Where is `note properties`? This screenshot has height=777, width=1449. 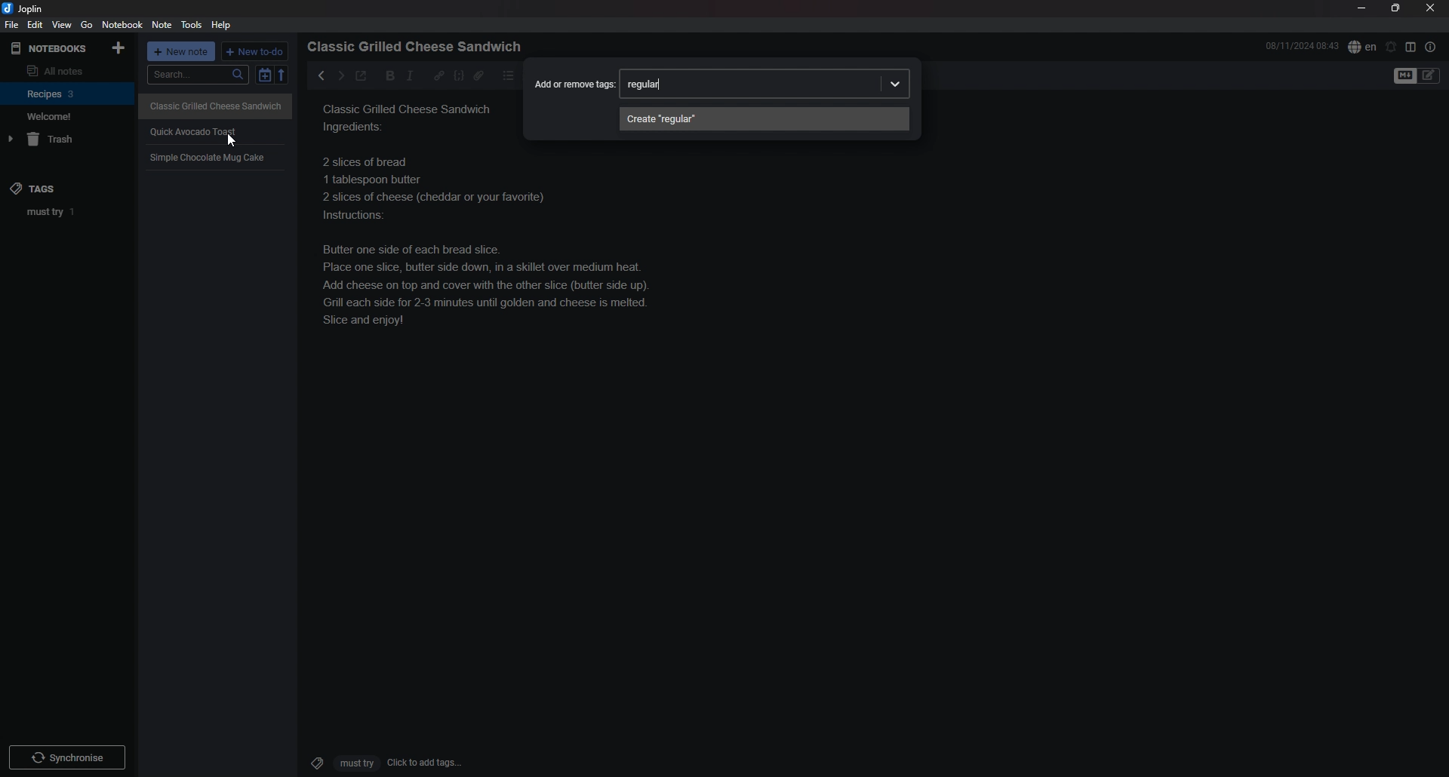
note properties is located at coordinates (1431, 47).